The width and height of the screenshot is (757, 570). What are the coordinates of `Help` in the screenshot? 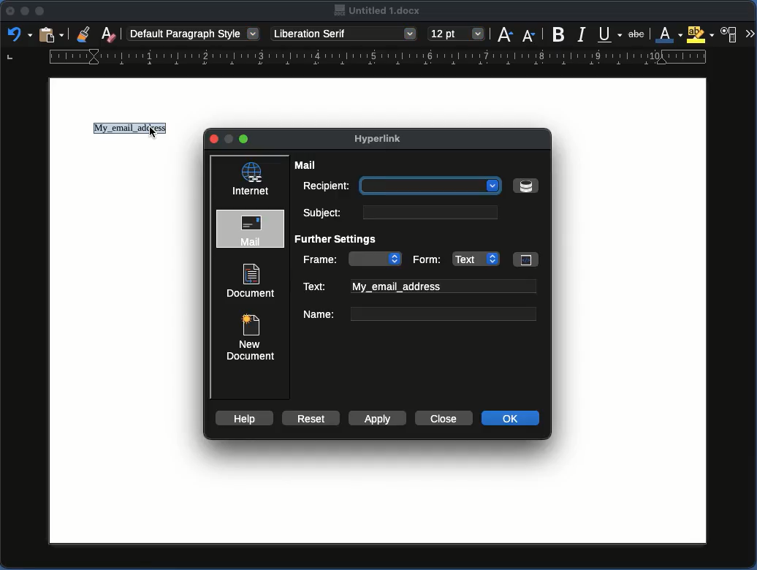 It's located at (243, 418).